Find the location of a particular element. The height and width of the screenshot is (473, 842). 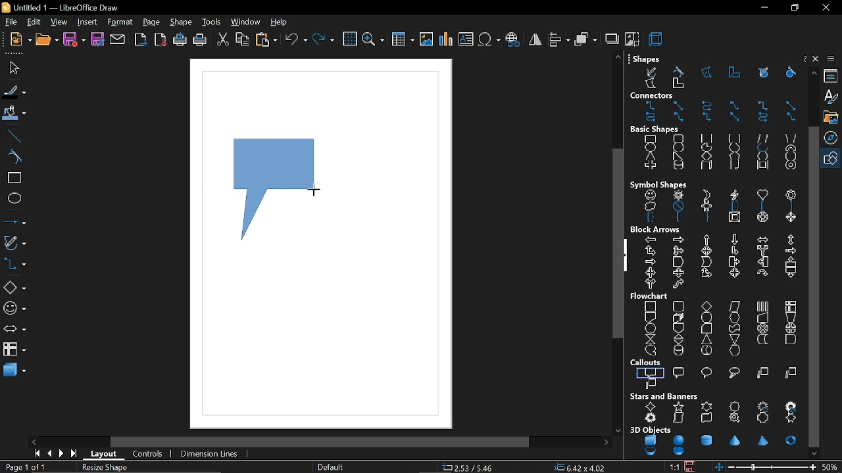

connector is located at coordinates (649, 328).